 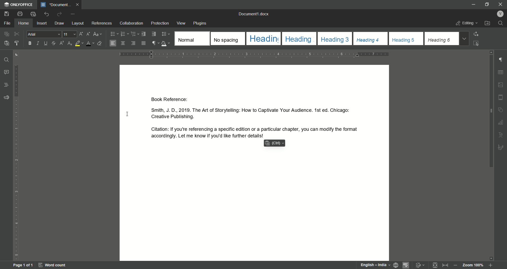 What do you see at coordinates (274, 143) in the screenshot?
I see `ctrl` at bounding box center [274, 143].